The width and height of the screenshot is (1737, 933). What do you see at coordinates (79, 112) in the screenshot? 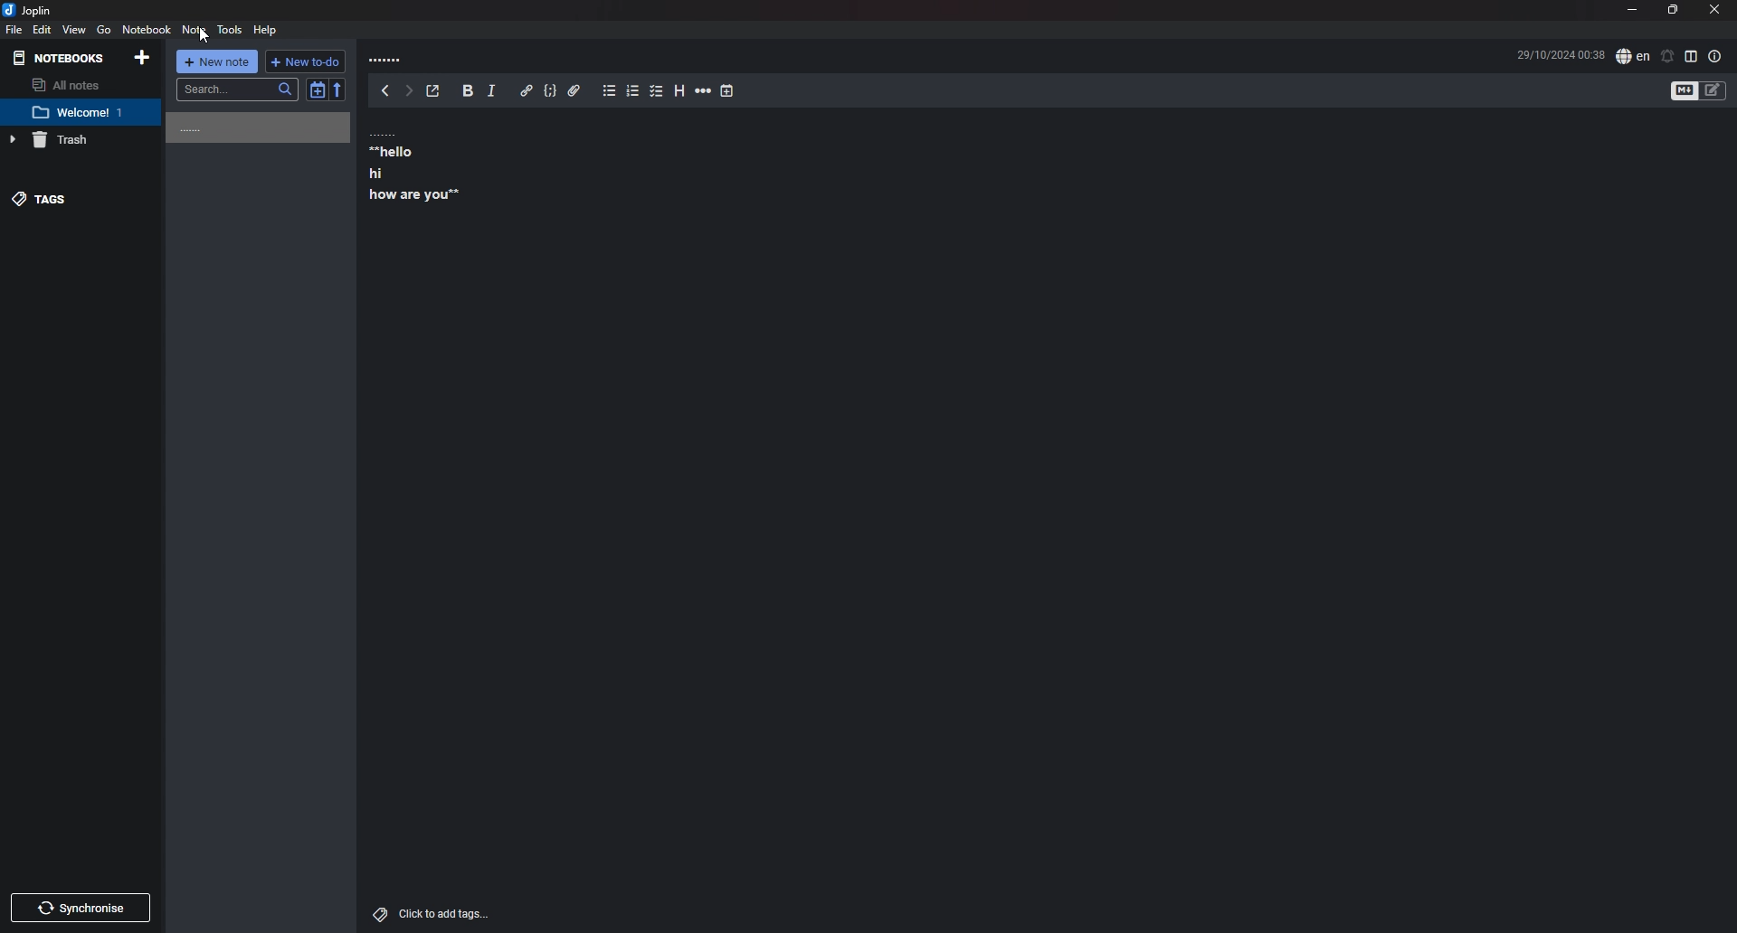
I see `note` at bounding box center [79, 112].